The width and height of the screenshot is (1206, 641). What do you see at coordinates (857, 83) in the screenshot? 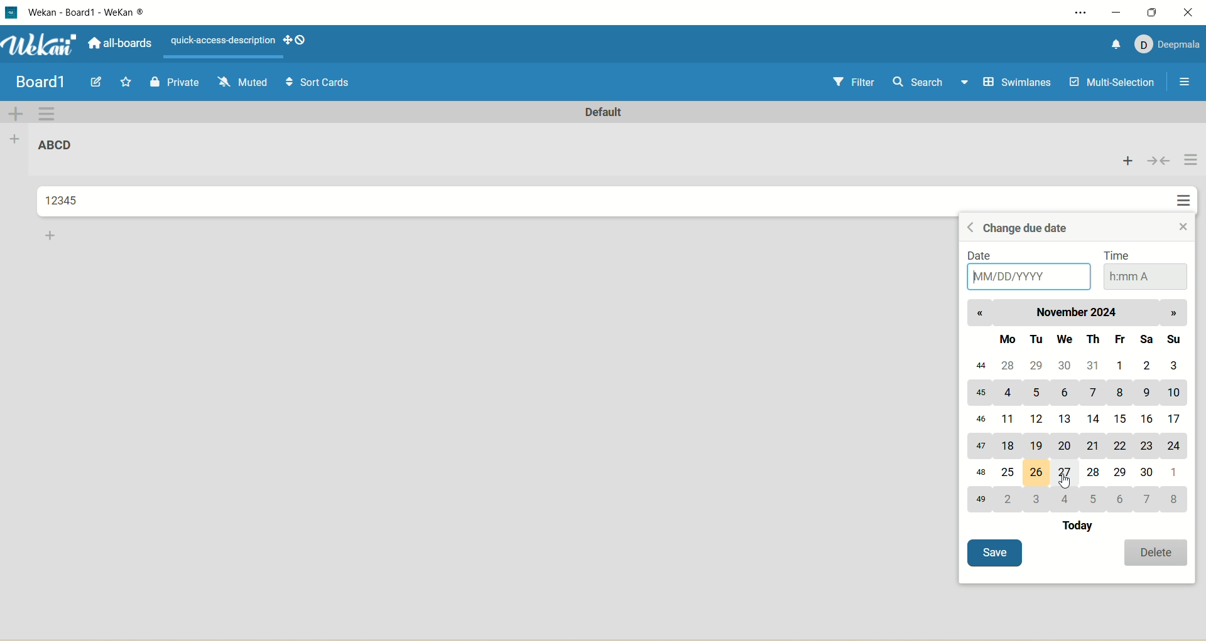
I see `filter` at bounding box center [857, 83].